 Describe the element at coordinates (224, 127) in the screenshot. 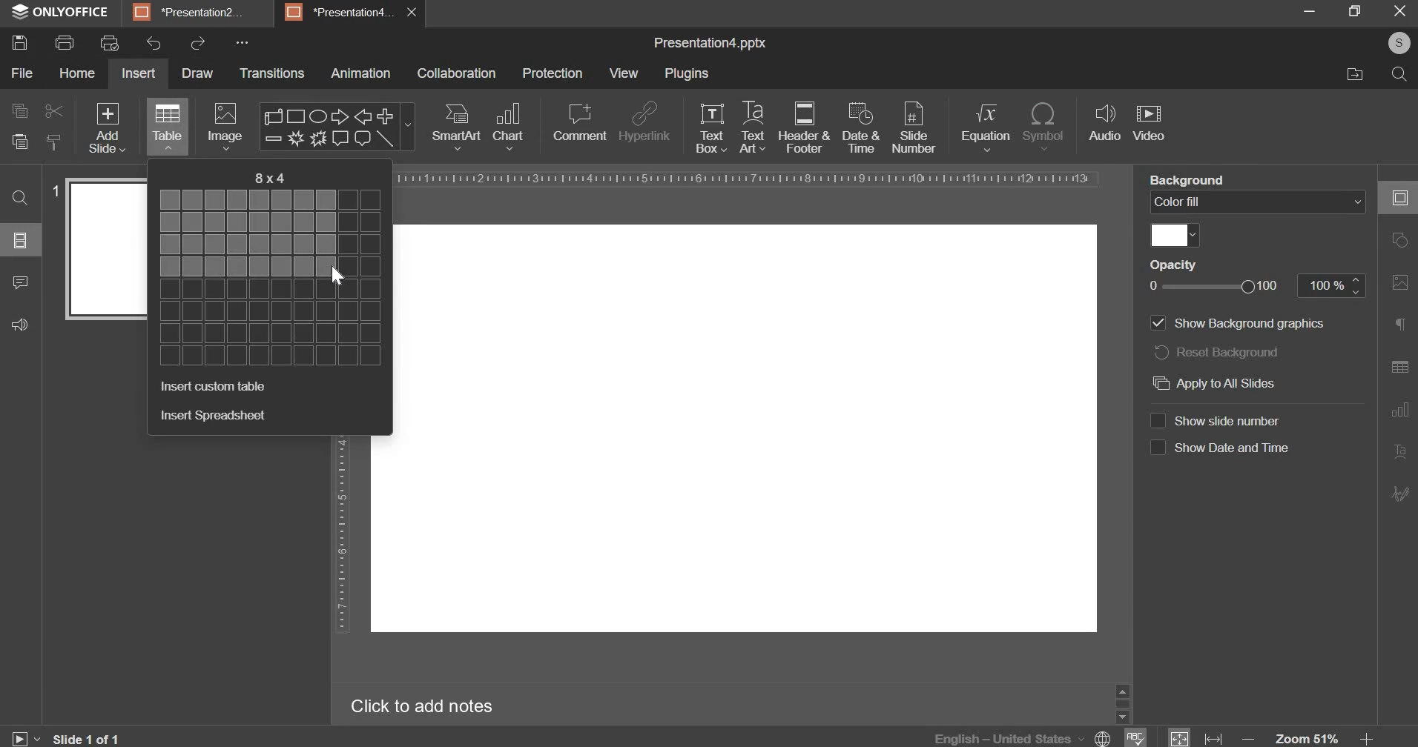

I see `image` at that location.